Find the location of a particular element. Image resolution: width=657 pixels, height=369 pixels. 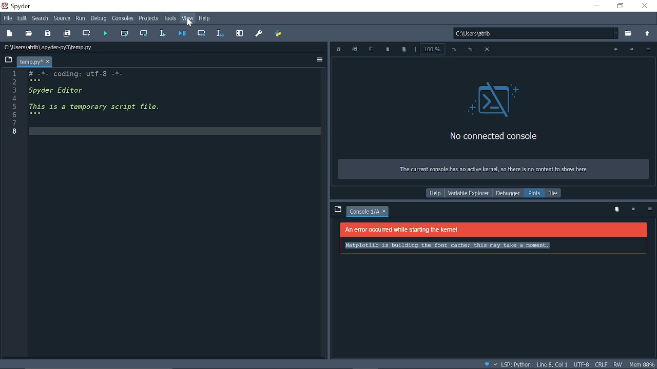

Space for displaying plots is located at coordinates (494, 268).